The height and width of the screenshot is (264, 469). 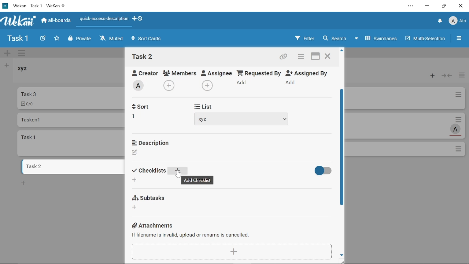 I want to click on Current window, so click(x=34, y=5).